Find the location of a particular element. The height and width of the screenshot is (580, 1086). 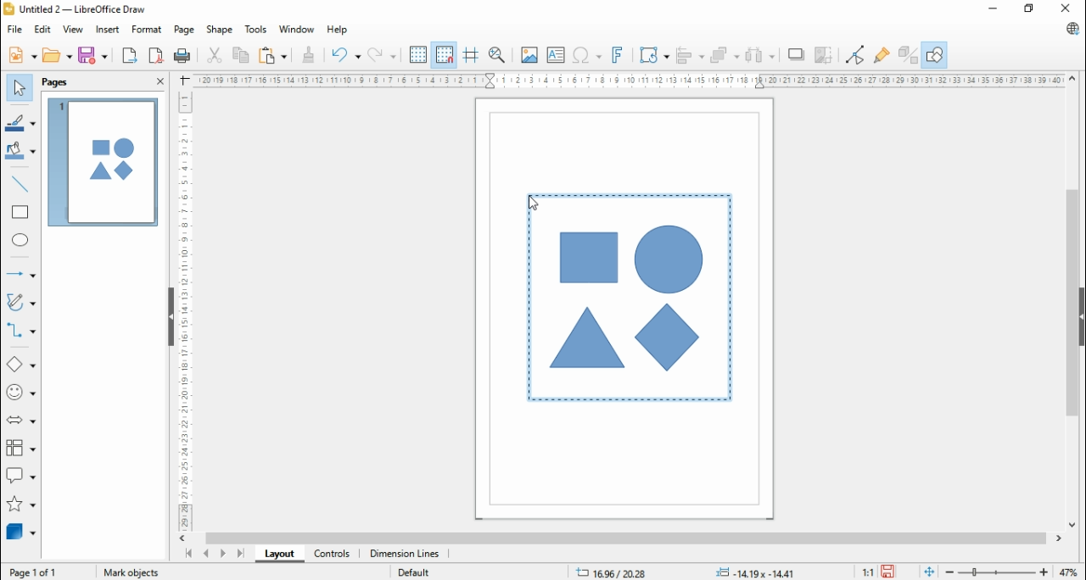

mouse pointer is located at coordinates (532, 201).